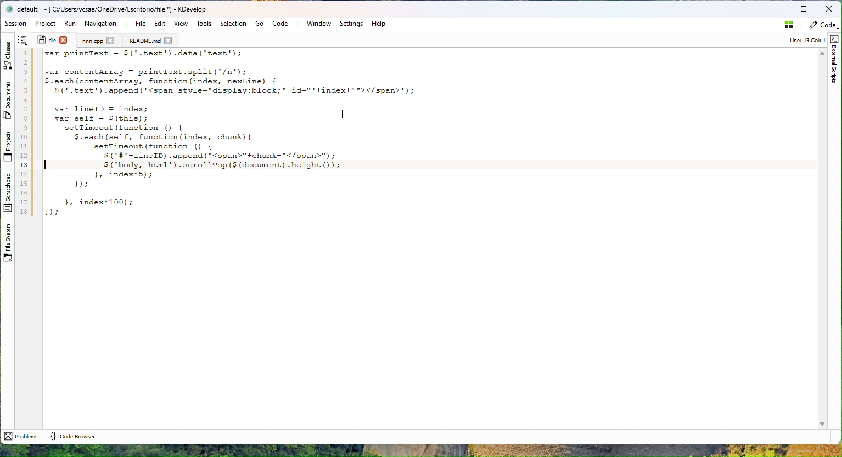 This screenshot has height=457, width=842. Describe the element at coordinates (110, 40) in the screenshot. I see `close` at that location.